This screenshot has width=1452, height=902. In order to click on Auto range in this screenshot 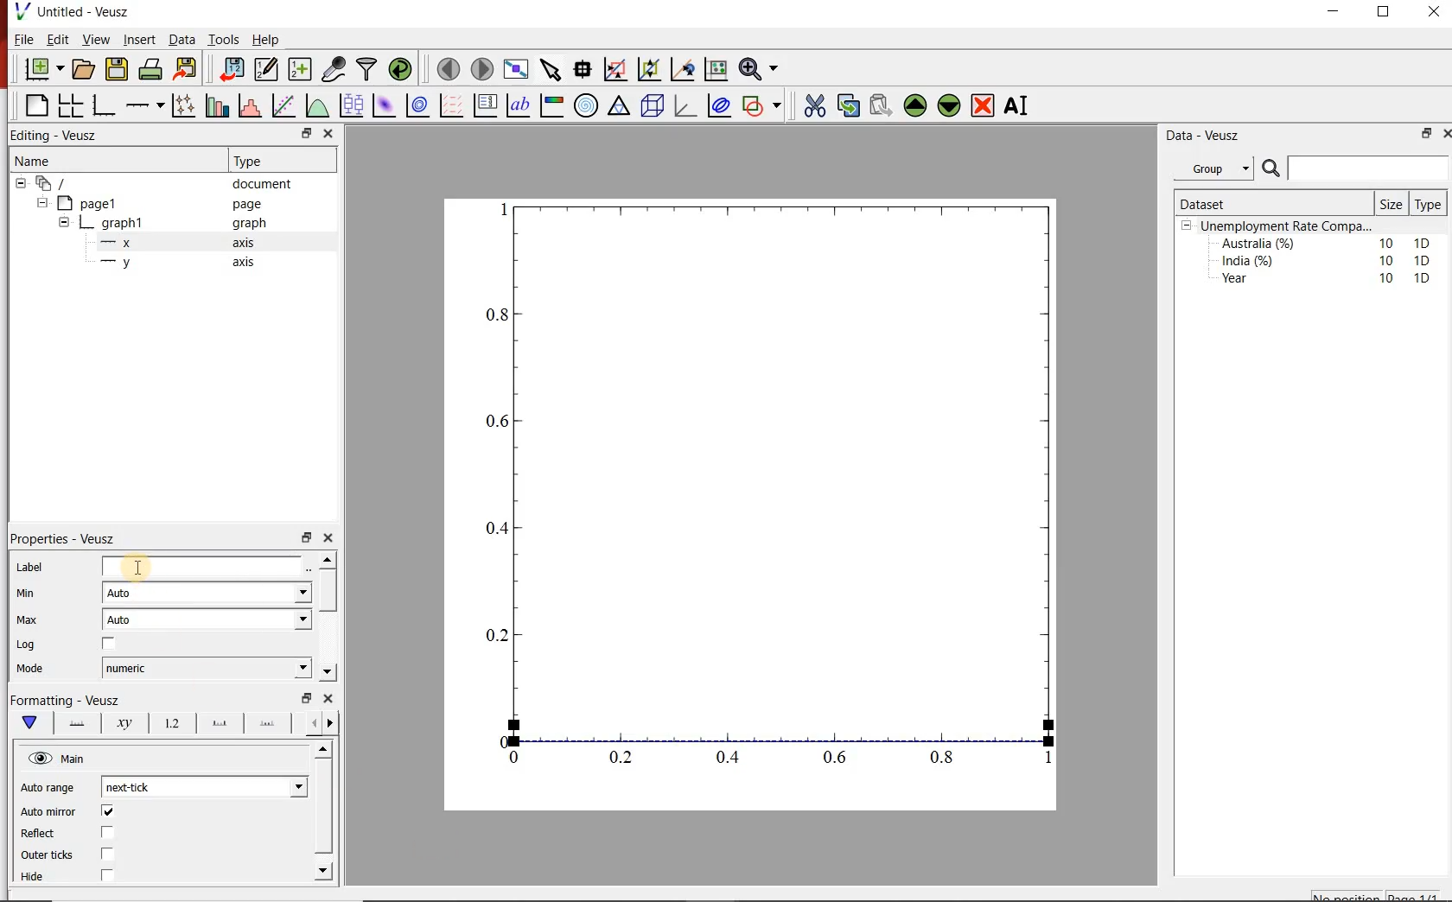, I will do `click(50, 790)`.